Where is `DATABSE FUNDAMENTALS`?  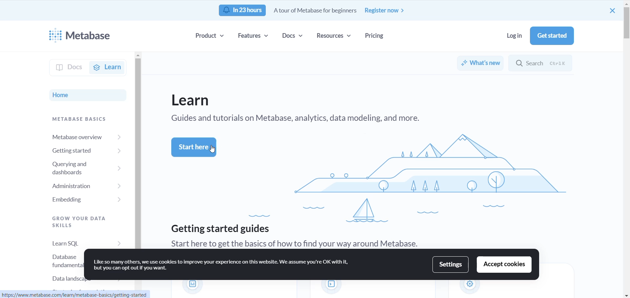 DATABSE FUNDAMENTALS is located at coordinates (56, 259).